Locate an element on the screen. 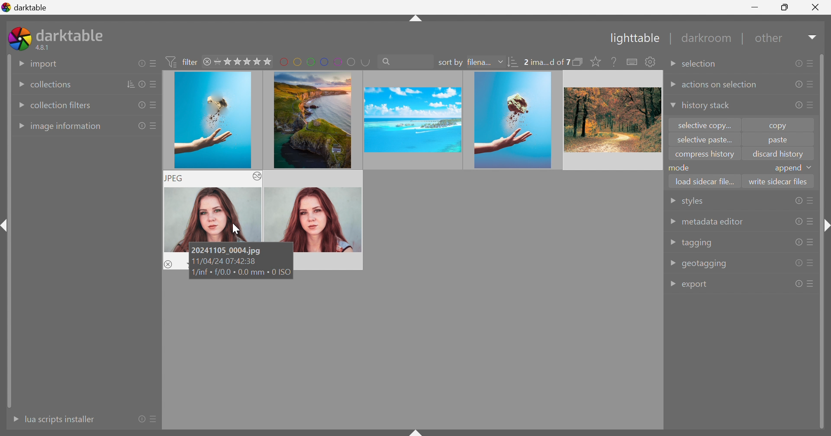 Image resolution: width=831 pixels, height=436 pixels. reset is located at coordinates (139, 106).